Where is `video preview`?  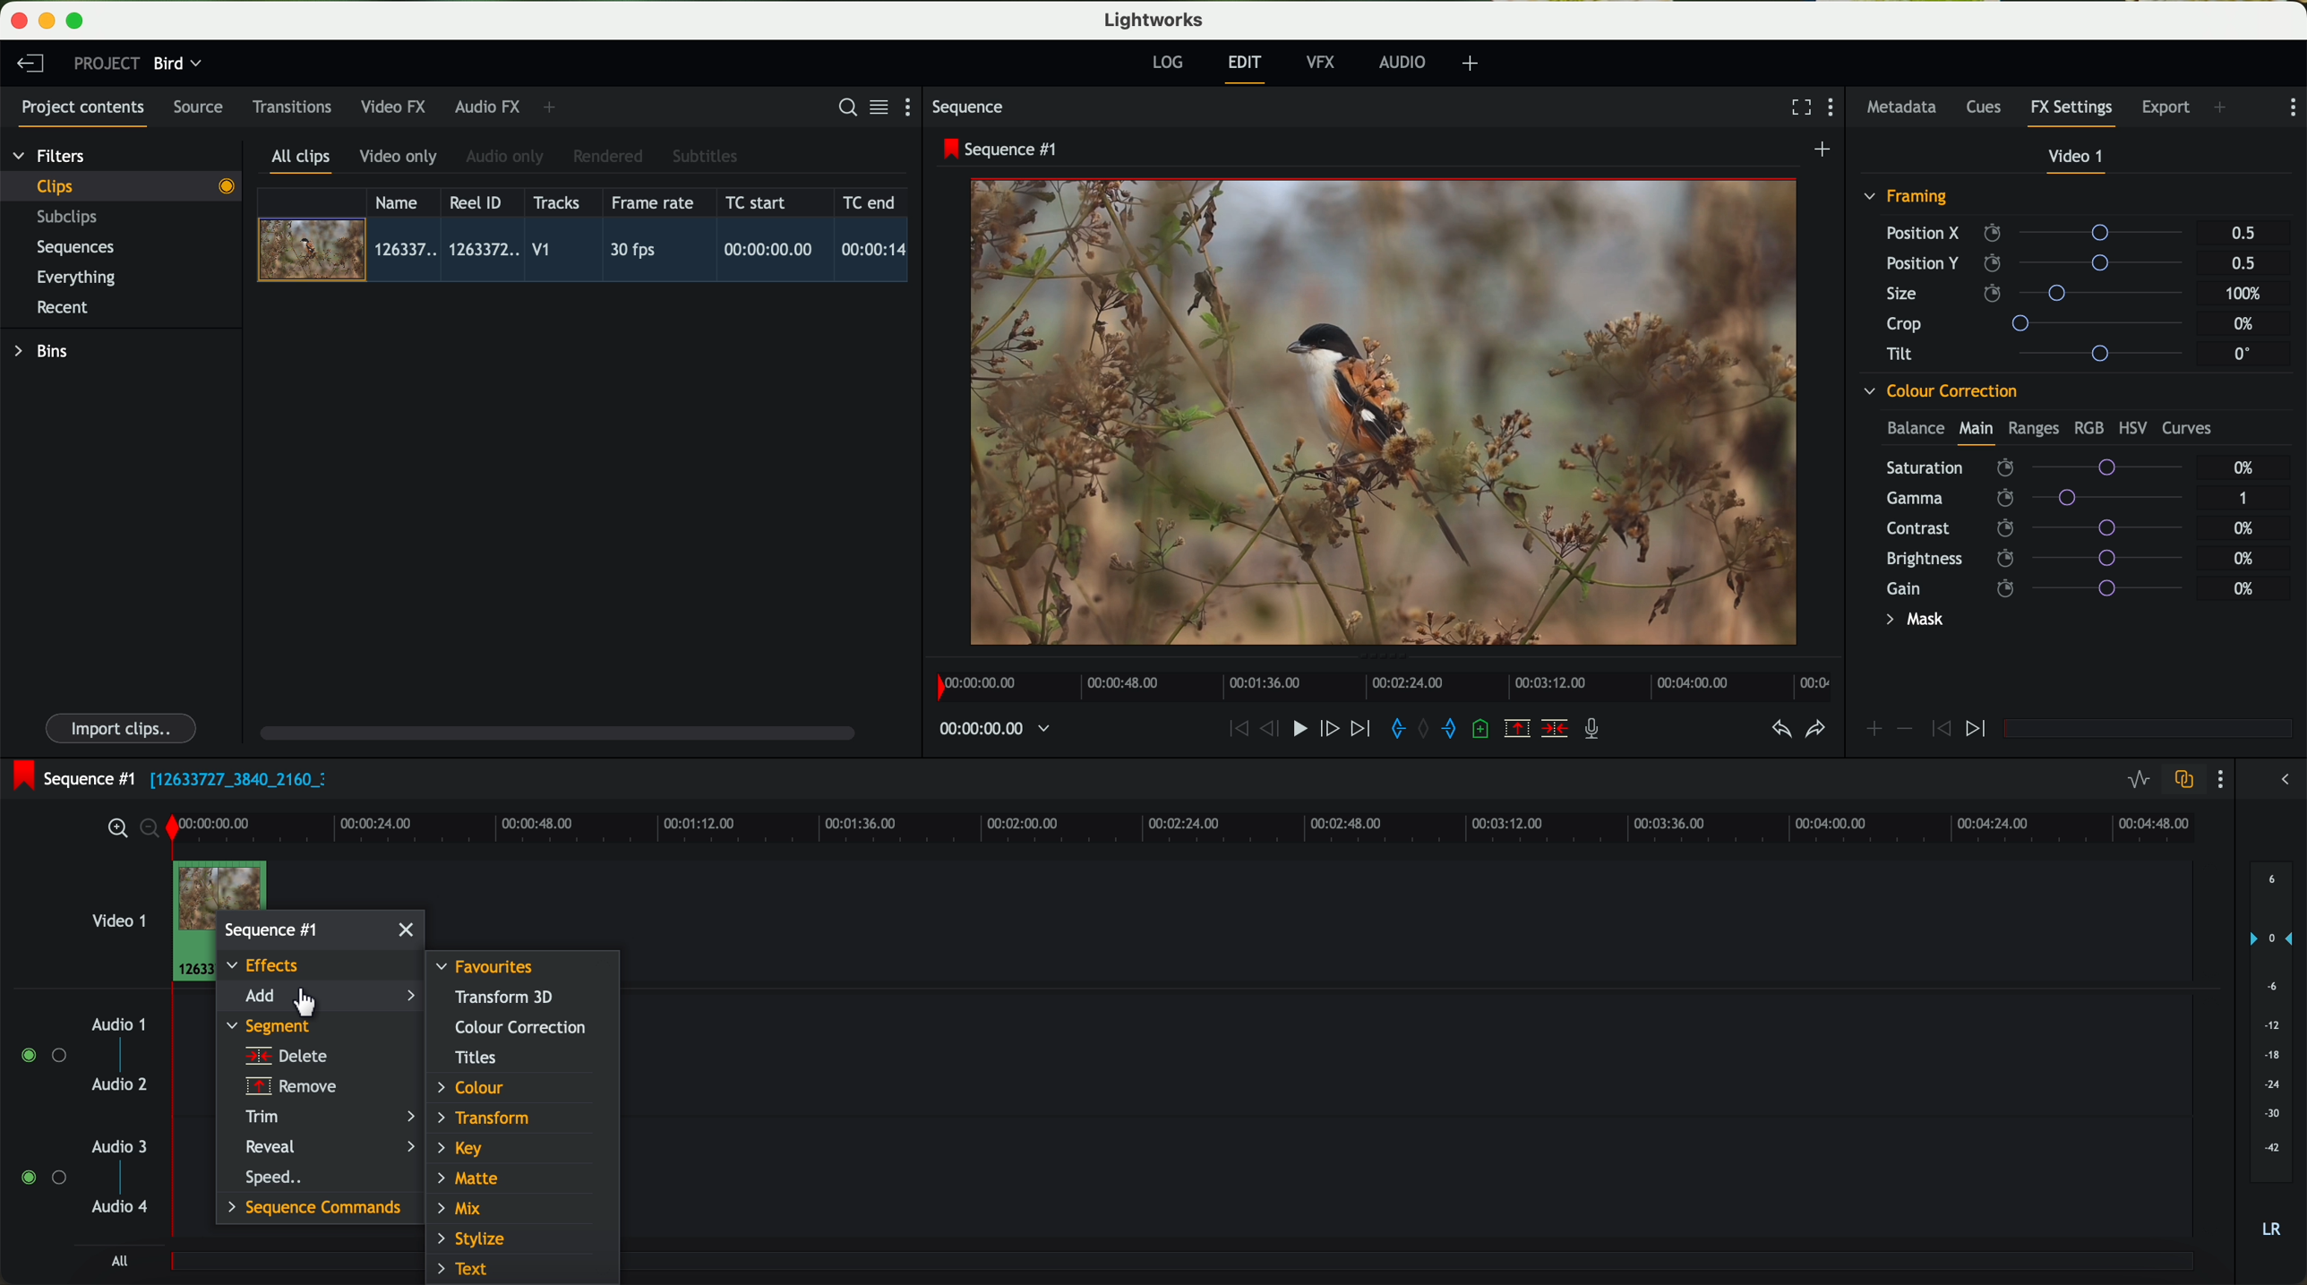 video preview is located at coordinates (1393, 414).